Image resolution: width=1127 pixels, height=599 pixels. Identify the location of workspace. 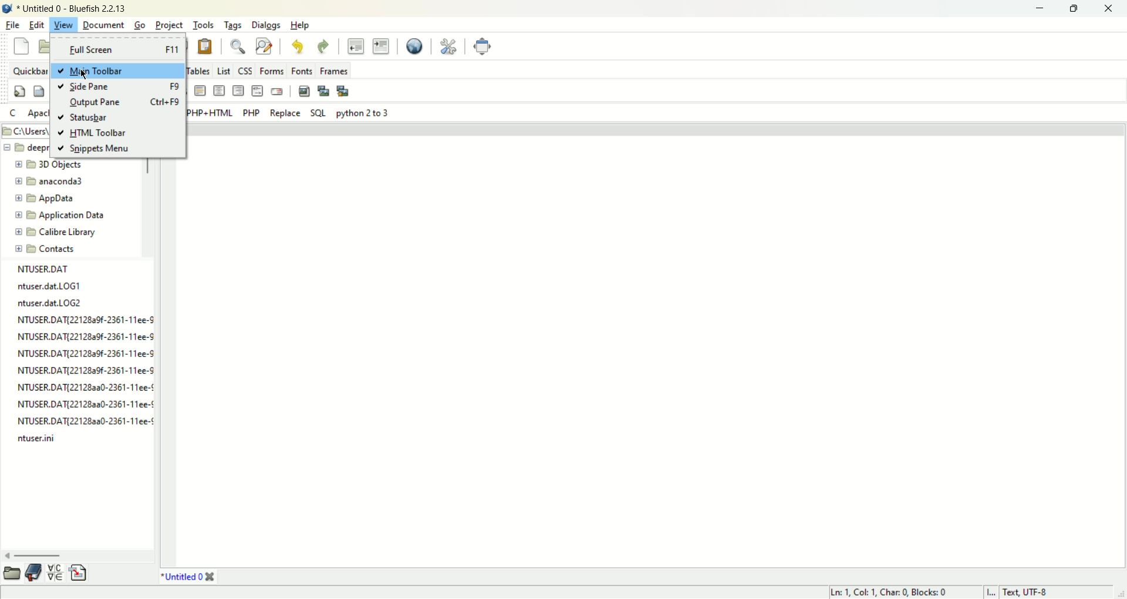
(651, 345).